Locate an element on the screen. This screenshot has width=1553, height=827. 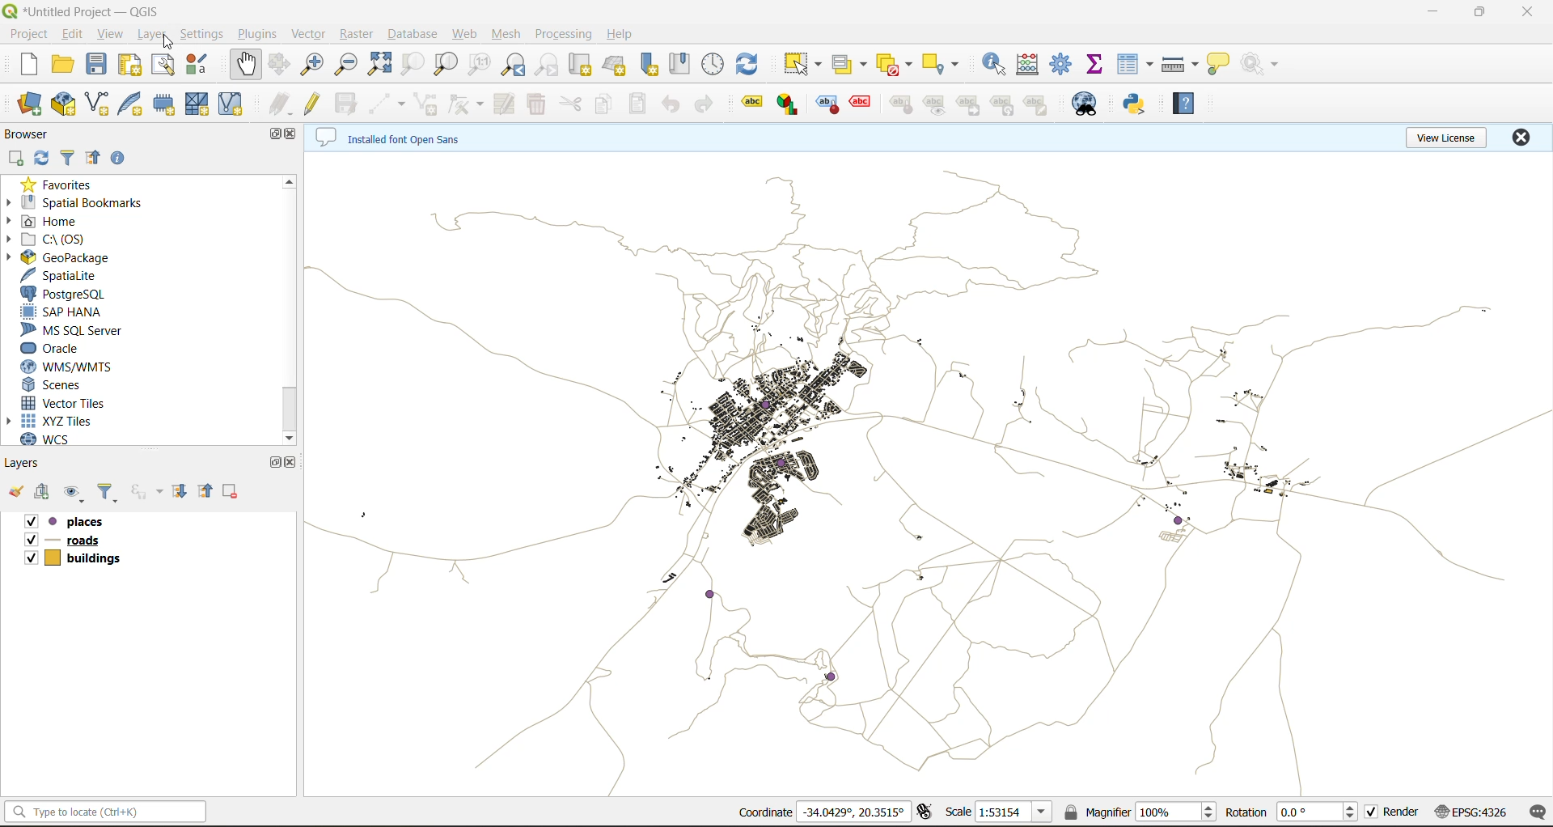
wms is located at coordinates (78, 367).